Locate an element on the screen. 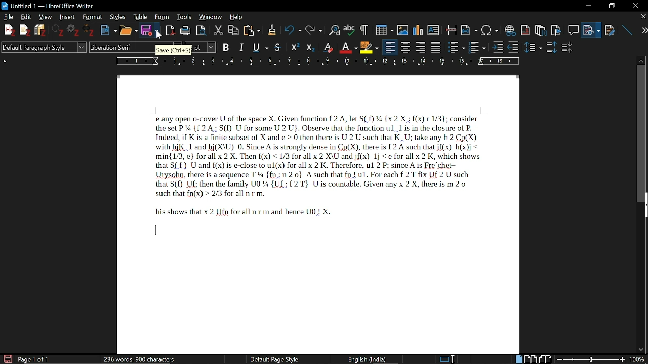 This screenshot has width=648, height=364. Default Paragraph Style is located at coordinates (43, 48).